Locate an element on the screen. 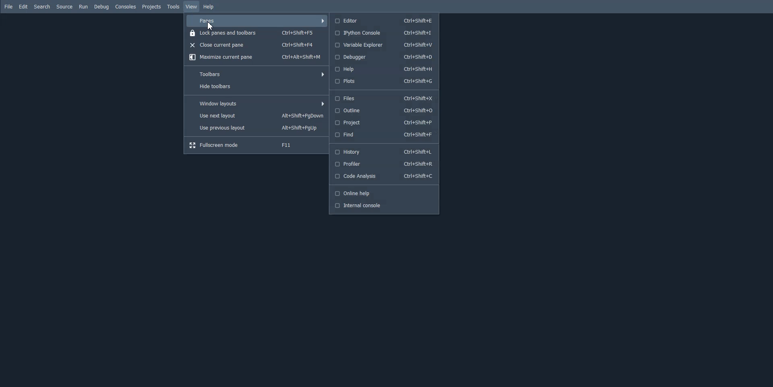 Image resolution: width=773 pixels, height=387 pixels. cursor on pages is located at coordinates (211, 27).